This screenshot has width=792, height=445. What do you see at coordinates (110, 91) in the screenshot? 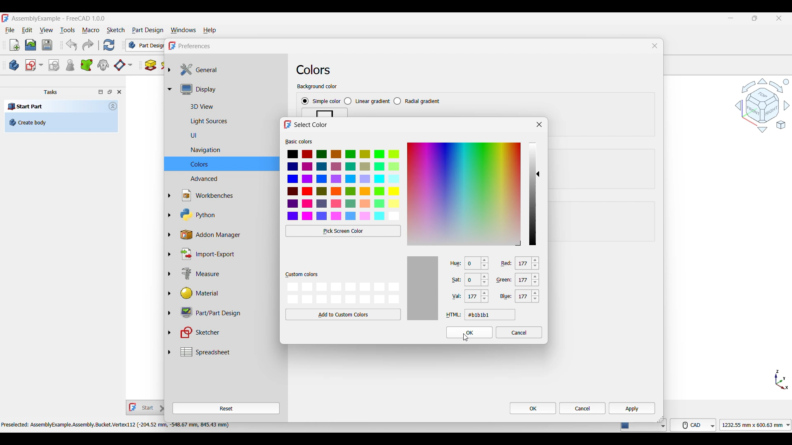
I see `Toggle floating window` at bounding box center [110, 91].